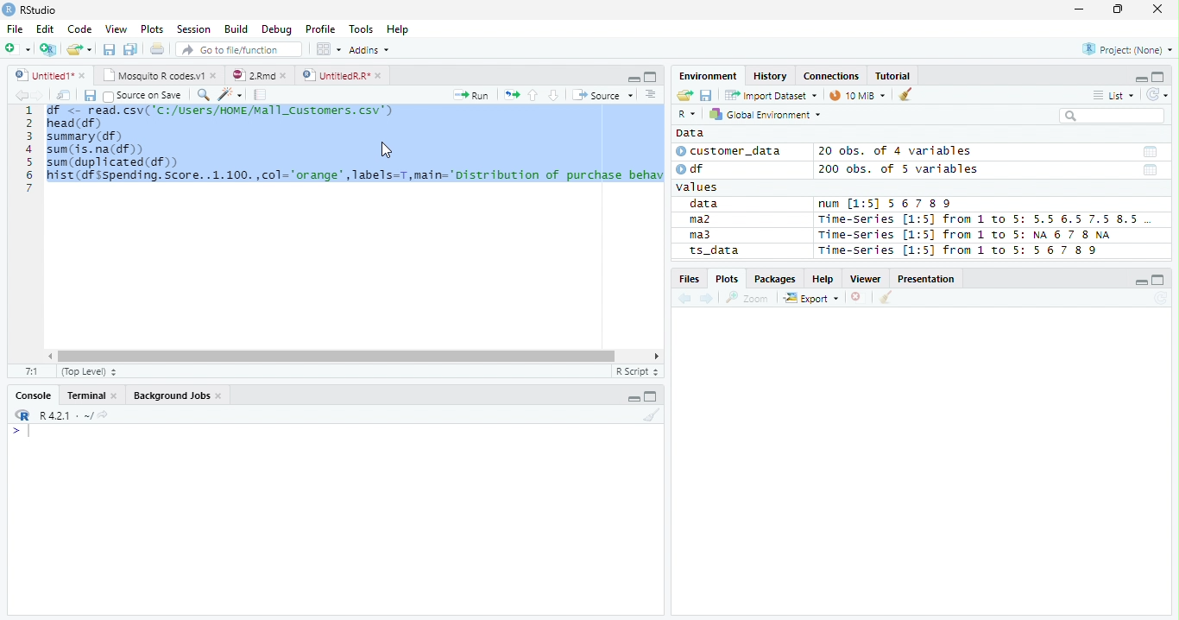 The width and height of the screenshot is (1179, 620). I want to click on Delete, so click(859, 298).